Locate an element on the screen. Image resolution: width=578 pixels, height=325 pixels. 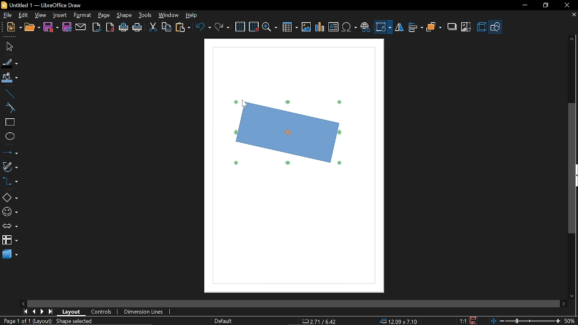
Go to first page  is located at coordinates (25, 311).